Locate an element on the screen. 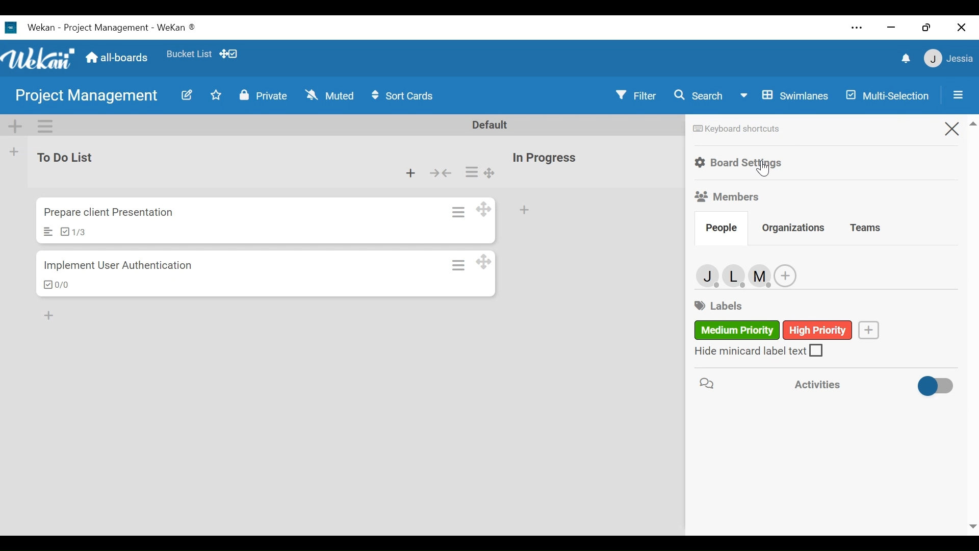 The width and height of the screenshot is (979, 551). Members is located at coordinates (726, 197).